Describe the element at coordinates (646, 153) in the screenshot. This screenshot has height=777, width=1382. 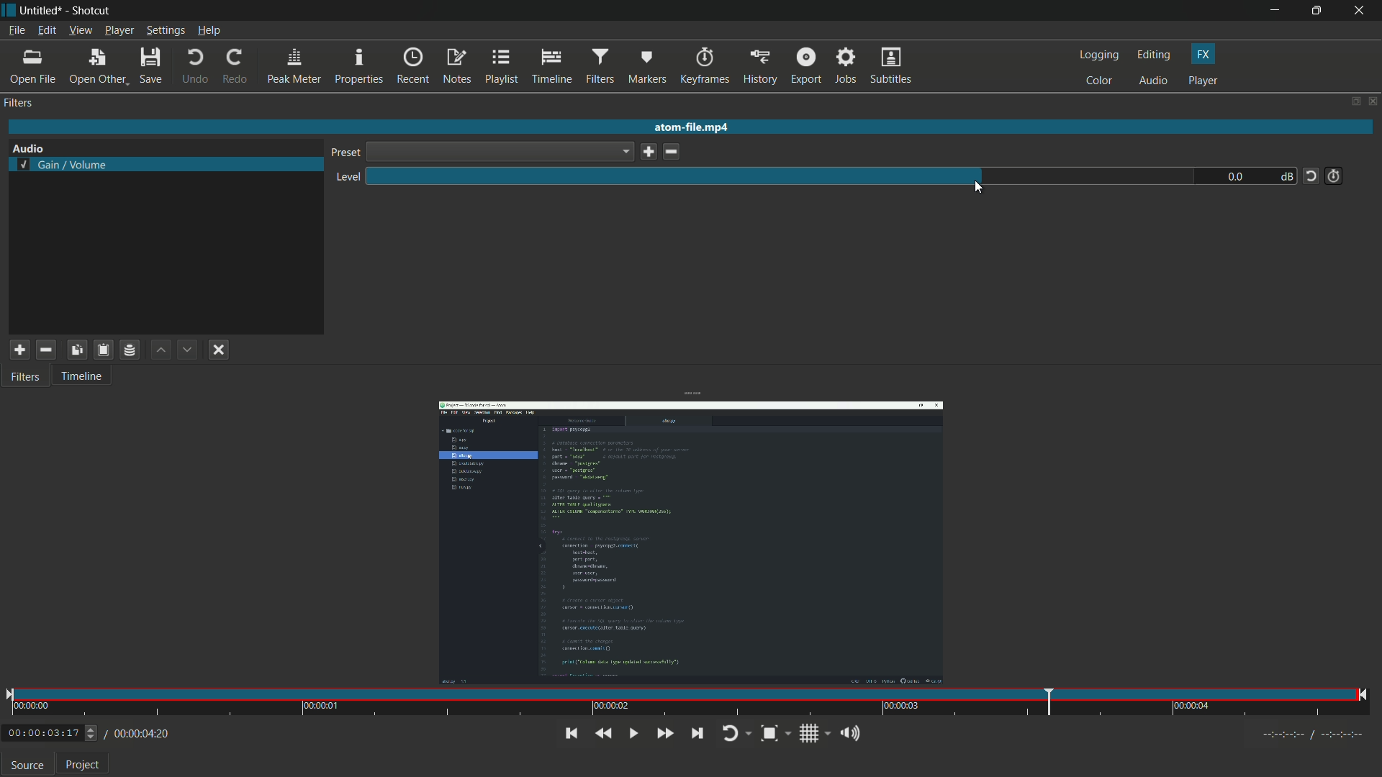
I see `save` at that location.